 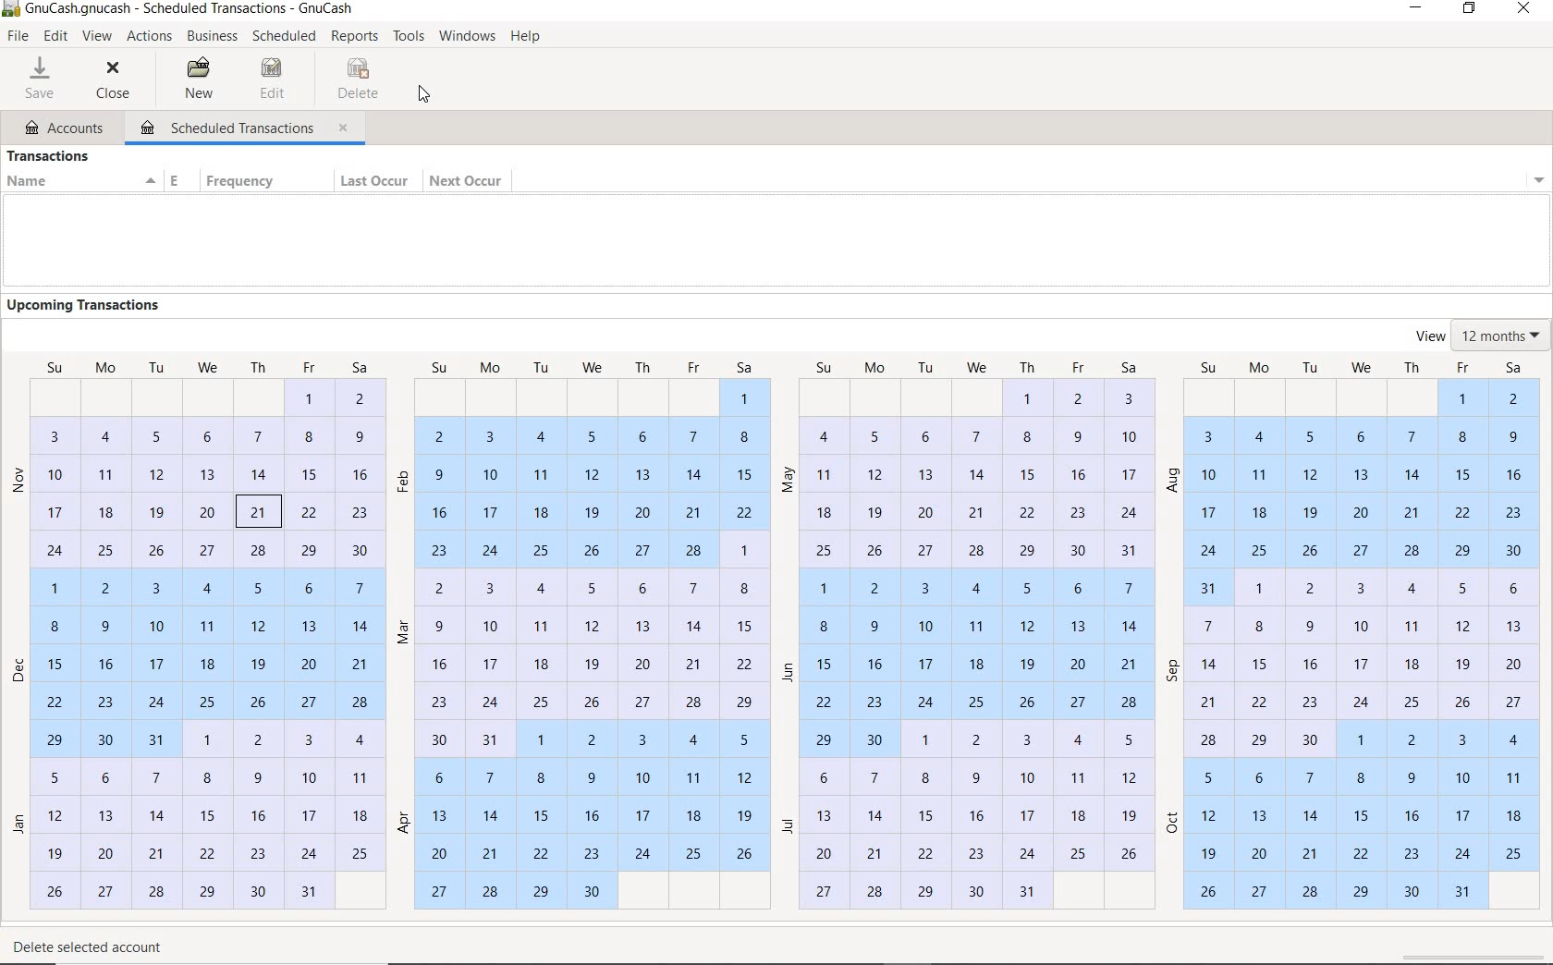 I want to click on BUSINESS, so click(x=212, y=37).